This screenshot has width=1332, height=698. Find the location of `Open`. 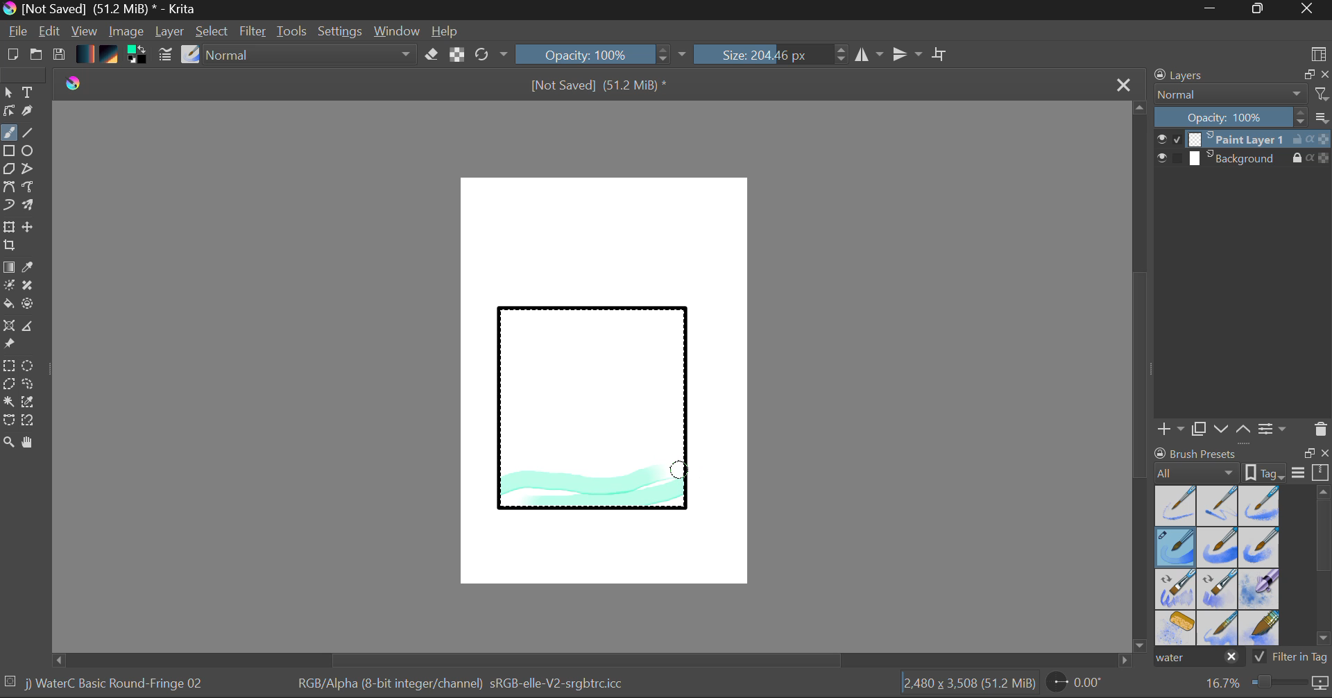

Open is located at coordinates (37, 56).